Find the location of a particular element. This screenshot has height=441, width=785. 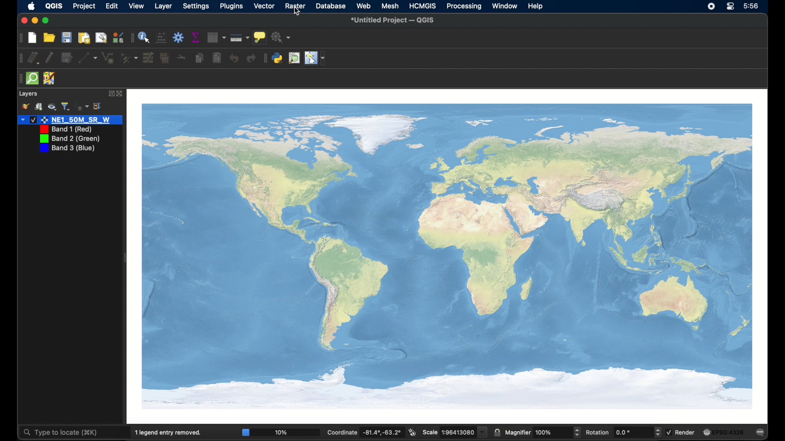

apple icon is located at coordinates (32, 6).